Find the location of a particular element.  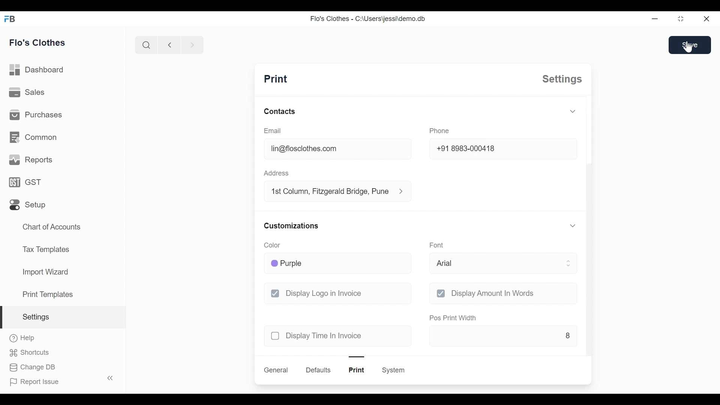

purchases is located at coordinates (35, 114).